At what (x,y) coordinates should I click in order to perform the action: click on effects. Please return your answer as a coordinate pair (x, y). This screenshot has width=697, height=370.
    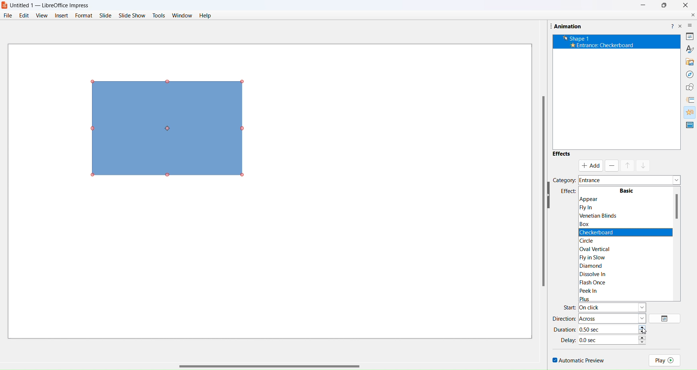
    Looking at the image, I should click on (562, 155).